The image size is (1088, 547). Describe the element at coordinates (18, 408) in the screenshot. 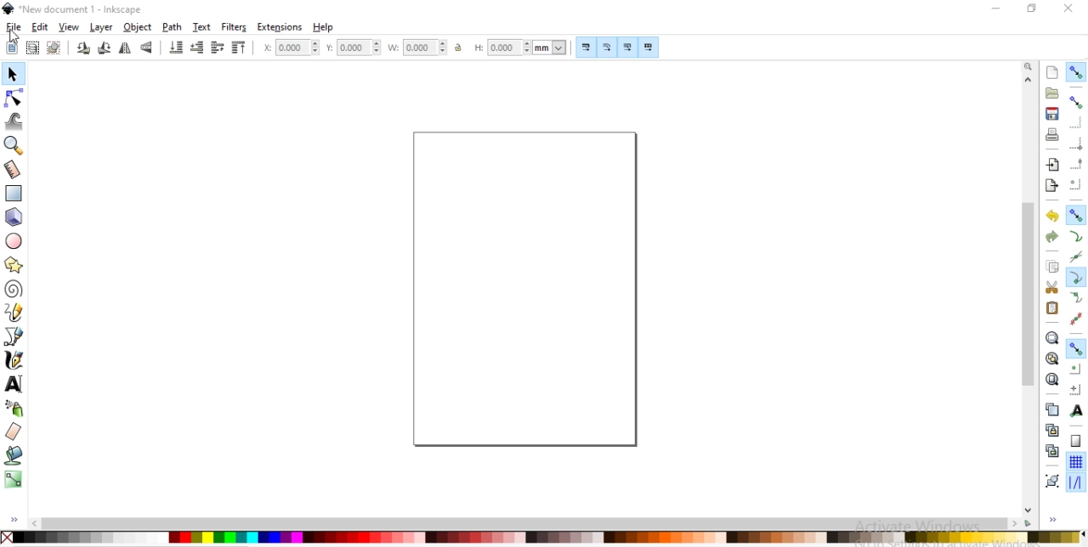

I see `spray objects by sculping or painting` at that location.